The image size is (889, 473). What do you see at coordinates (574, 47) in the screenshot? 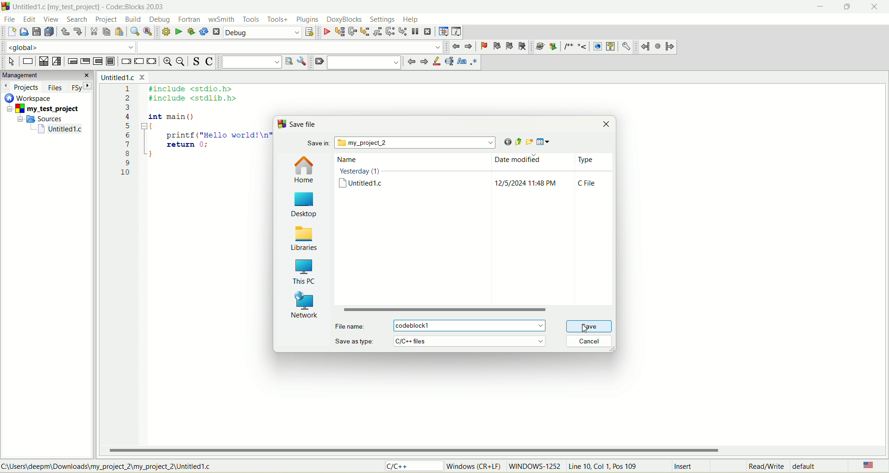
I see `comment` at bounding box center [574, 47].